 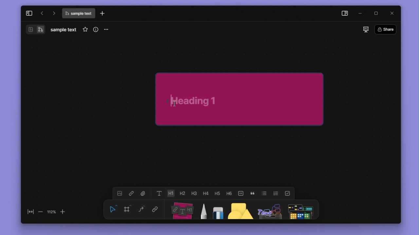 What do you see at coordinates (171, 193) in the screenshot?
I see `Heading 1` at bounding box center [171, 193].